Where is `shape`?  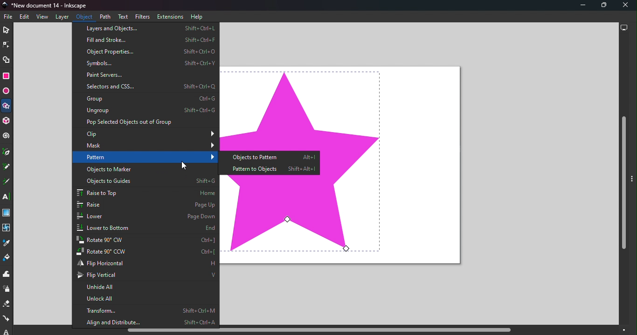 shape is located at coordinates (271, 214).